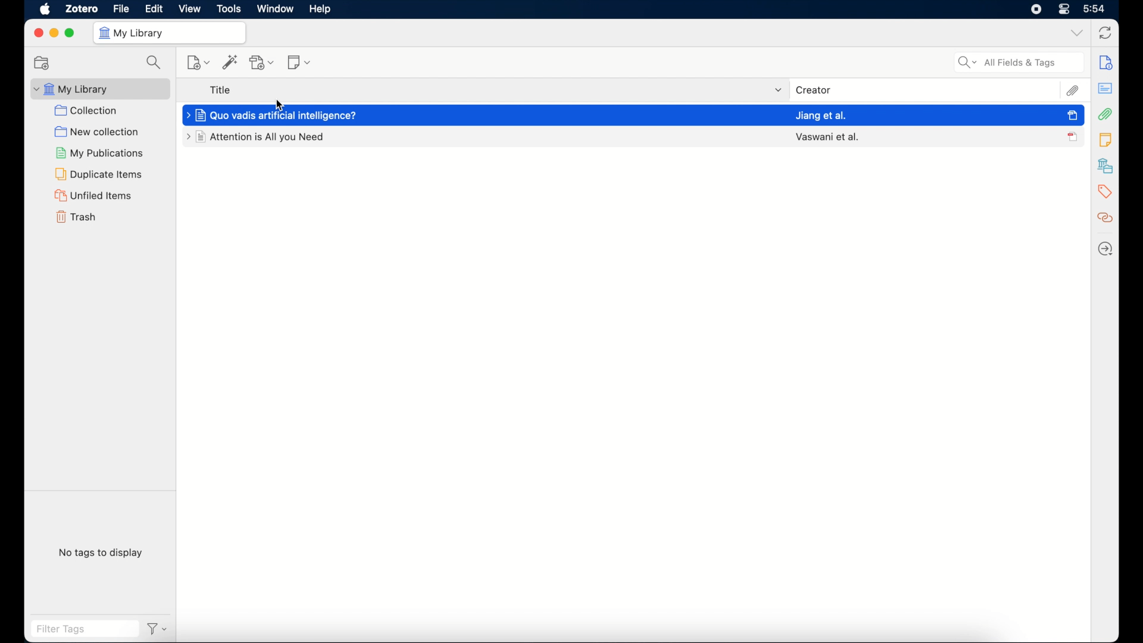 The image size is (1143, 643). What do you see at coordinates (778, 90) in the screenshot?
I see `dropdown menu` at bounding box center [778, 90].